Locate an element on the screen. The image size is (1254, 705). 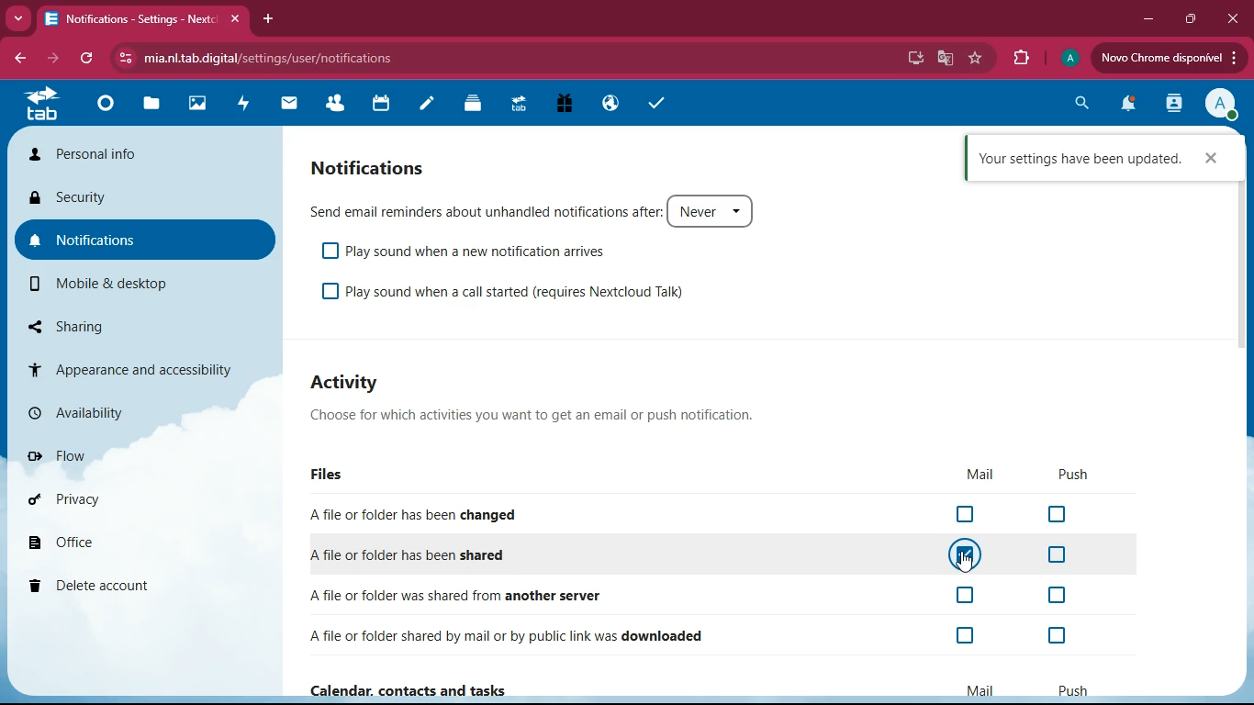
tab is located at coordinates (143, 20).